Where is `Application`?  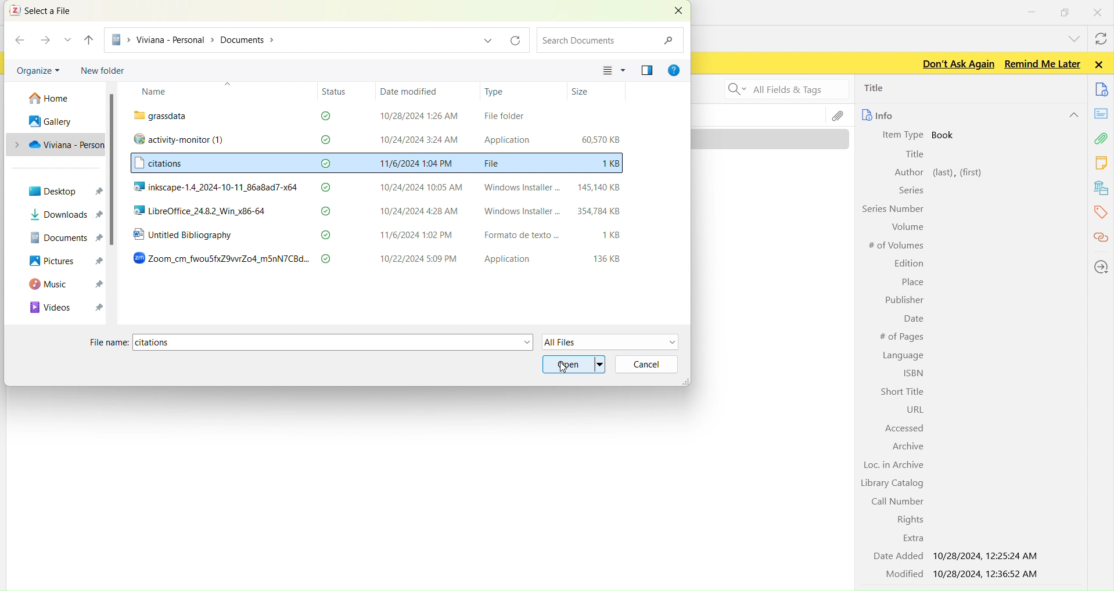
Application is located at coordinates (507, 260).